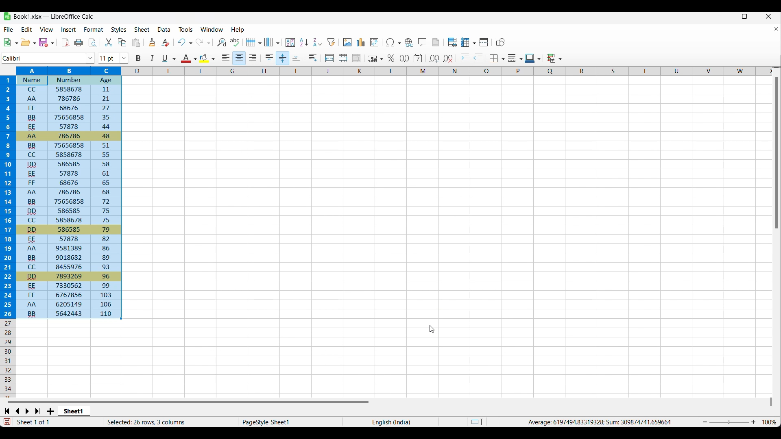  What do you see at coordinates (212, 30) in the screenshot?
I see `Window menu` at bounding box center [212, 30].